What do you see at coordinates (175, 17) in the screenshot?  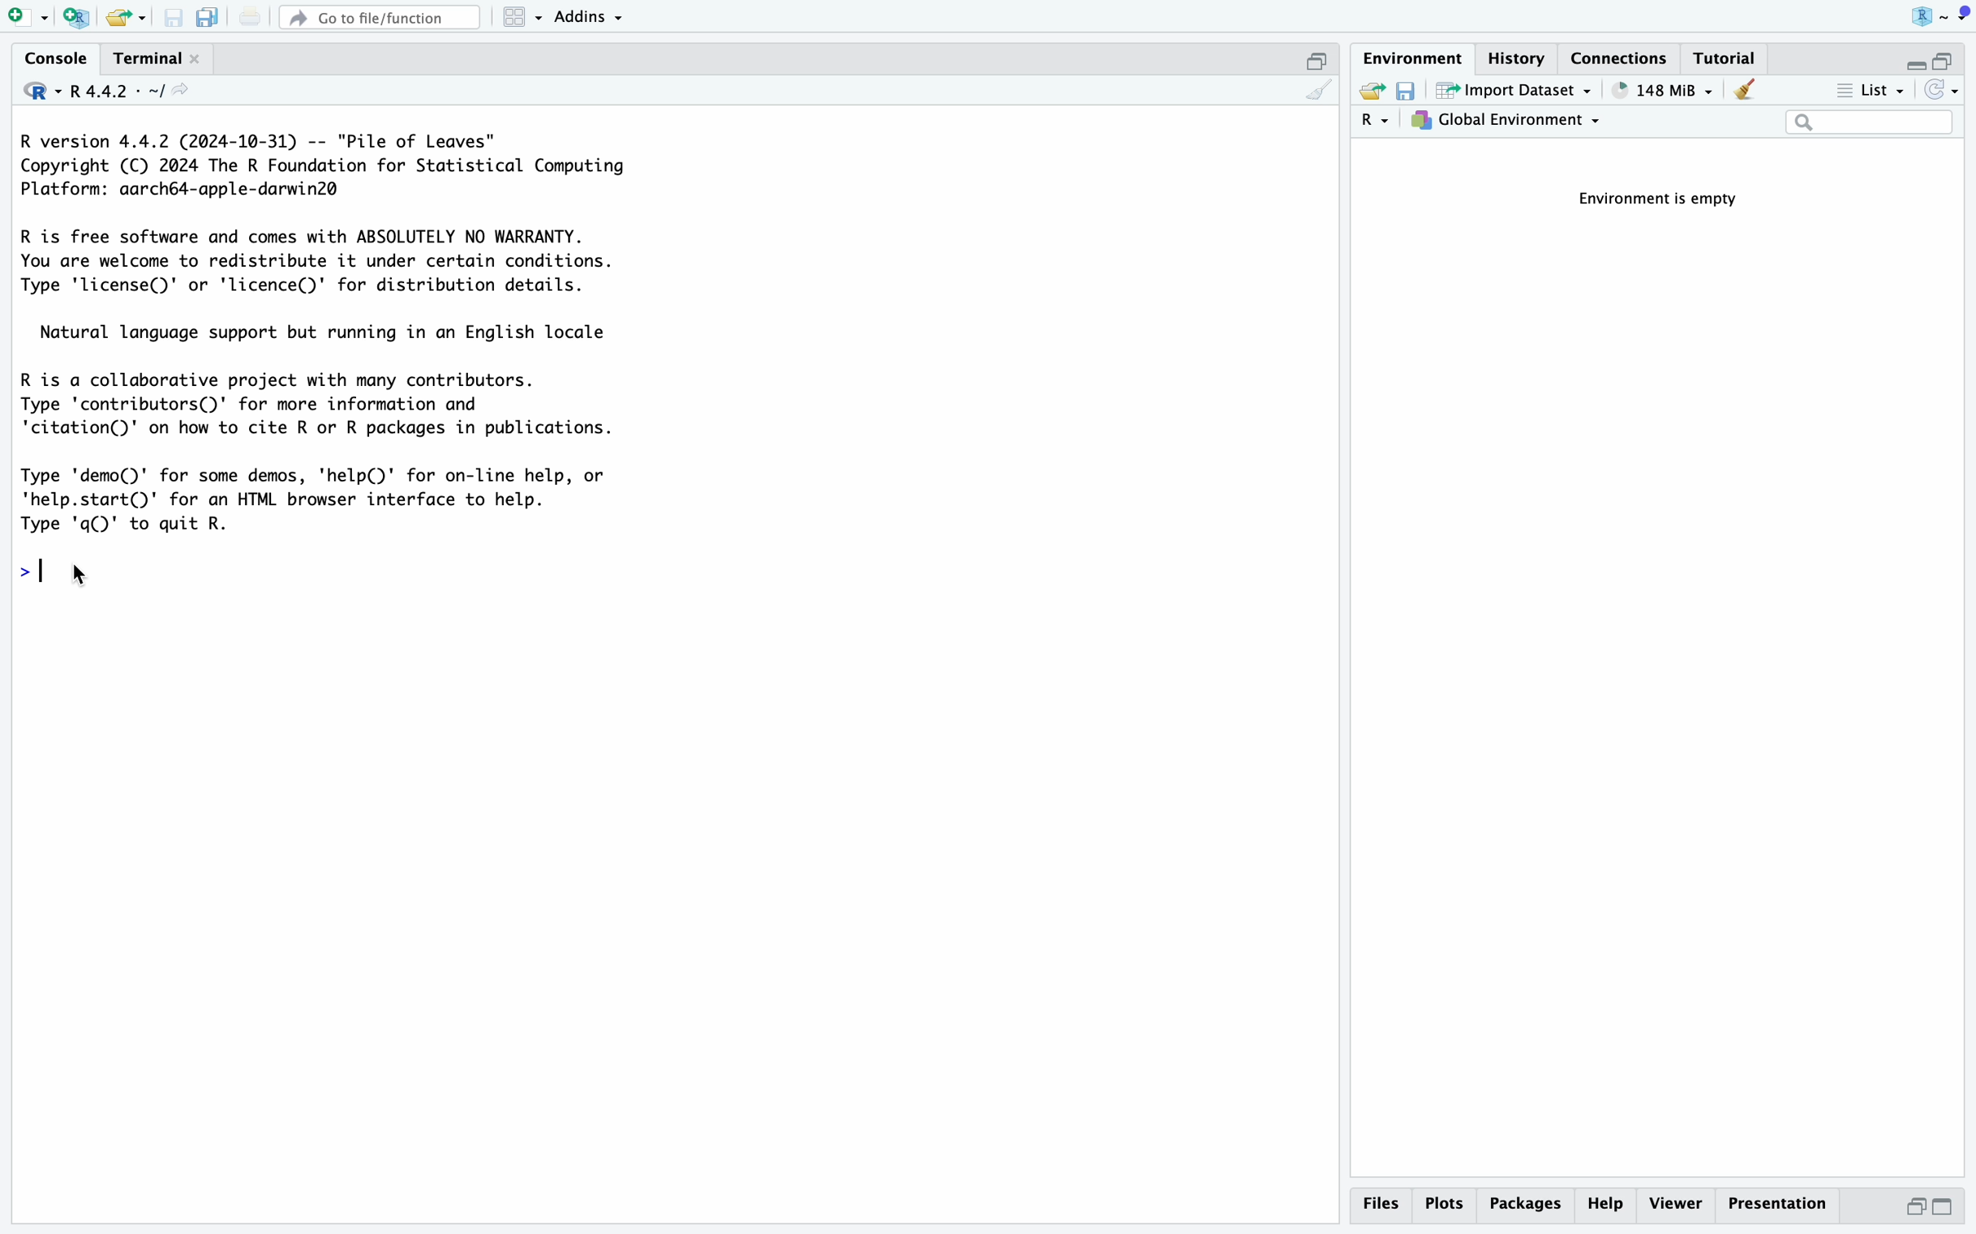 I see `save current document` at bounding box center [175, 17].